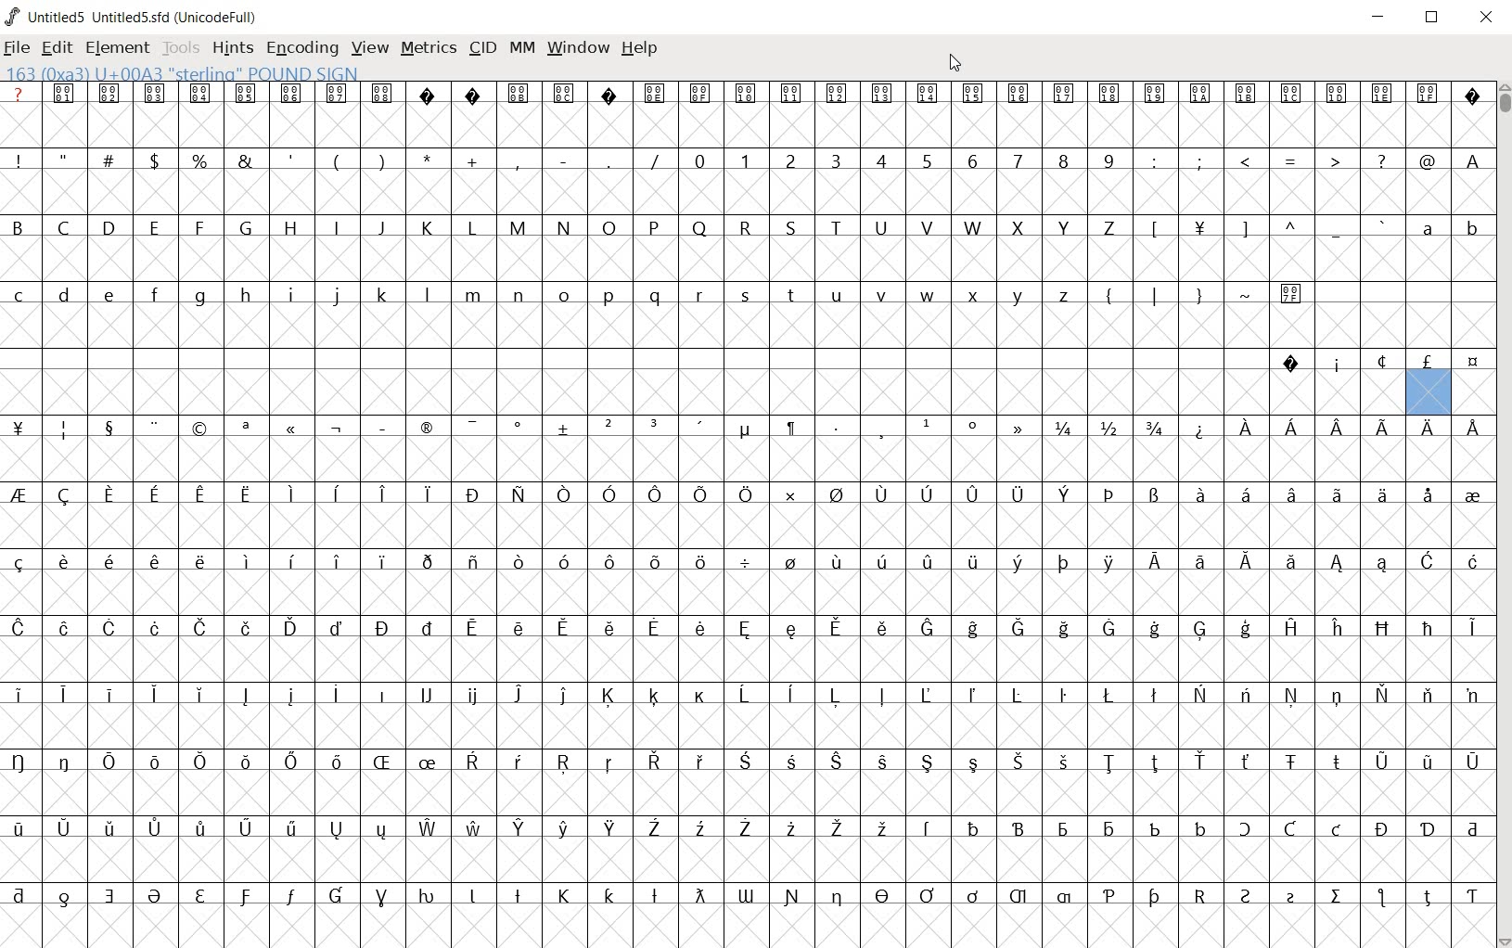 The height and width of the screenshot is (948, 1512). I want to click on element, so click(119, 48).